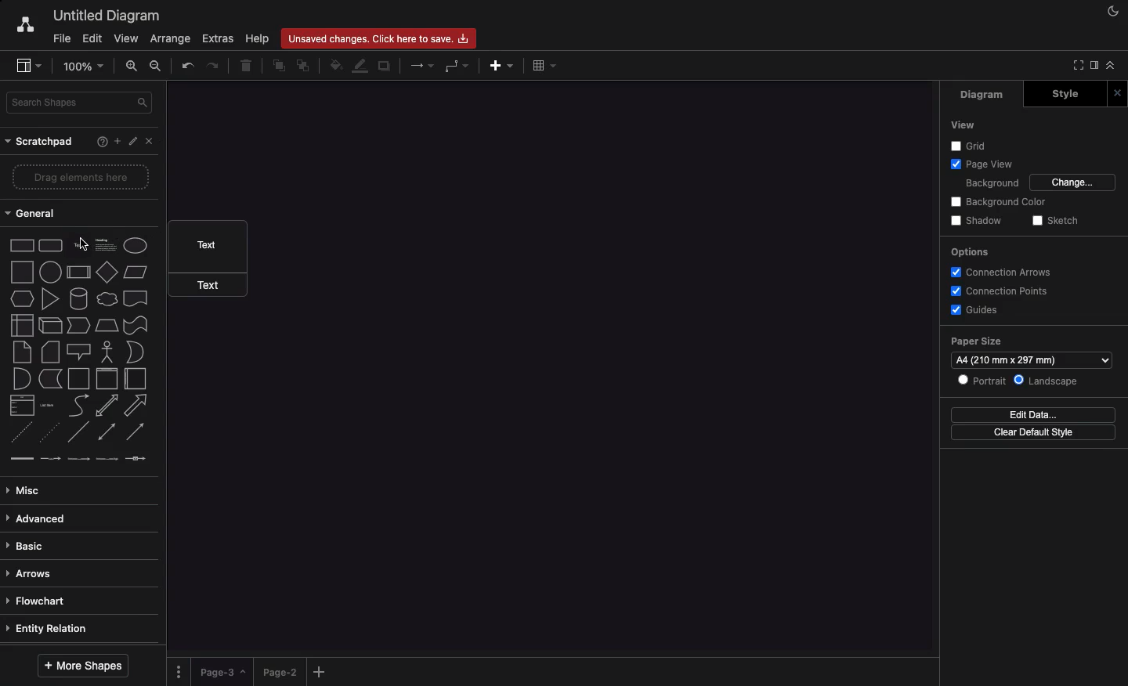  Describe the element at coordinates (23, 245) in the screenshot. I see `rectangle` at that location.